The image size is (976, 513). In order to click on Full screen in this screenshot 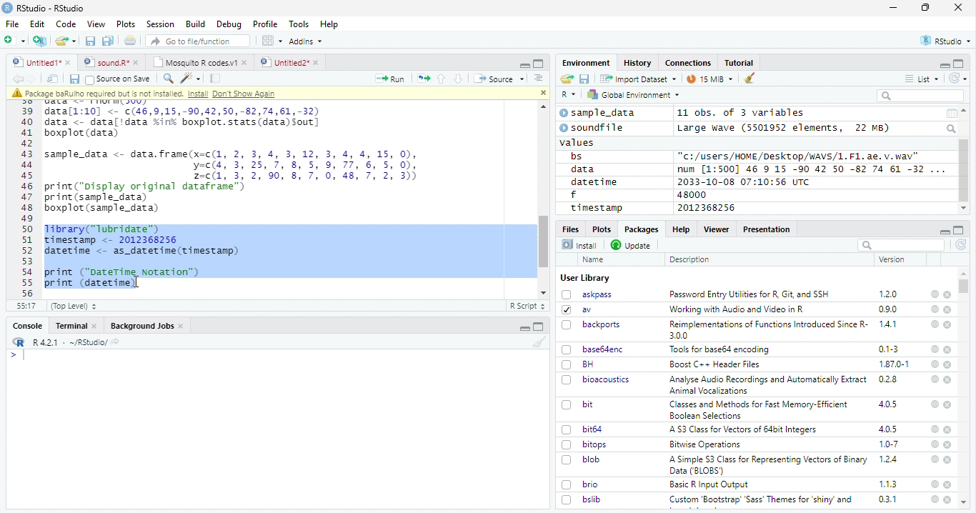, I will do `click(539, 63)`.